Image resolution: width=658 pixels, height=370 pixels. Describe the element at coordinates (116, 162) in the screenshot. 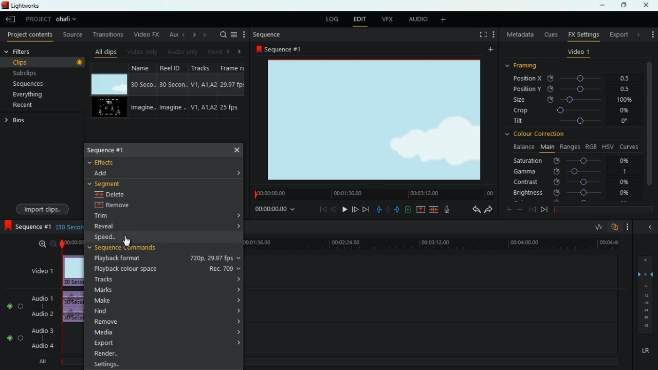

I see `effects` at that location.